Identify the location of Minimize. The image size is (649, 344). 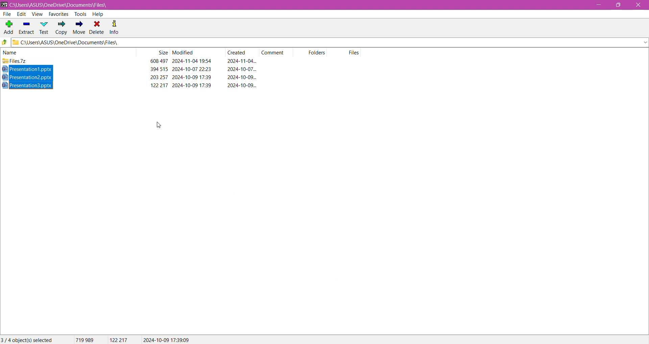
(598, 5).